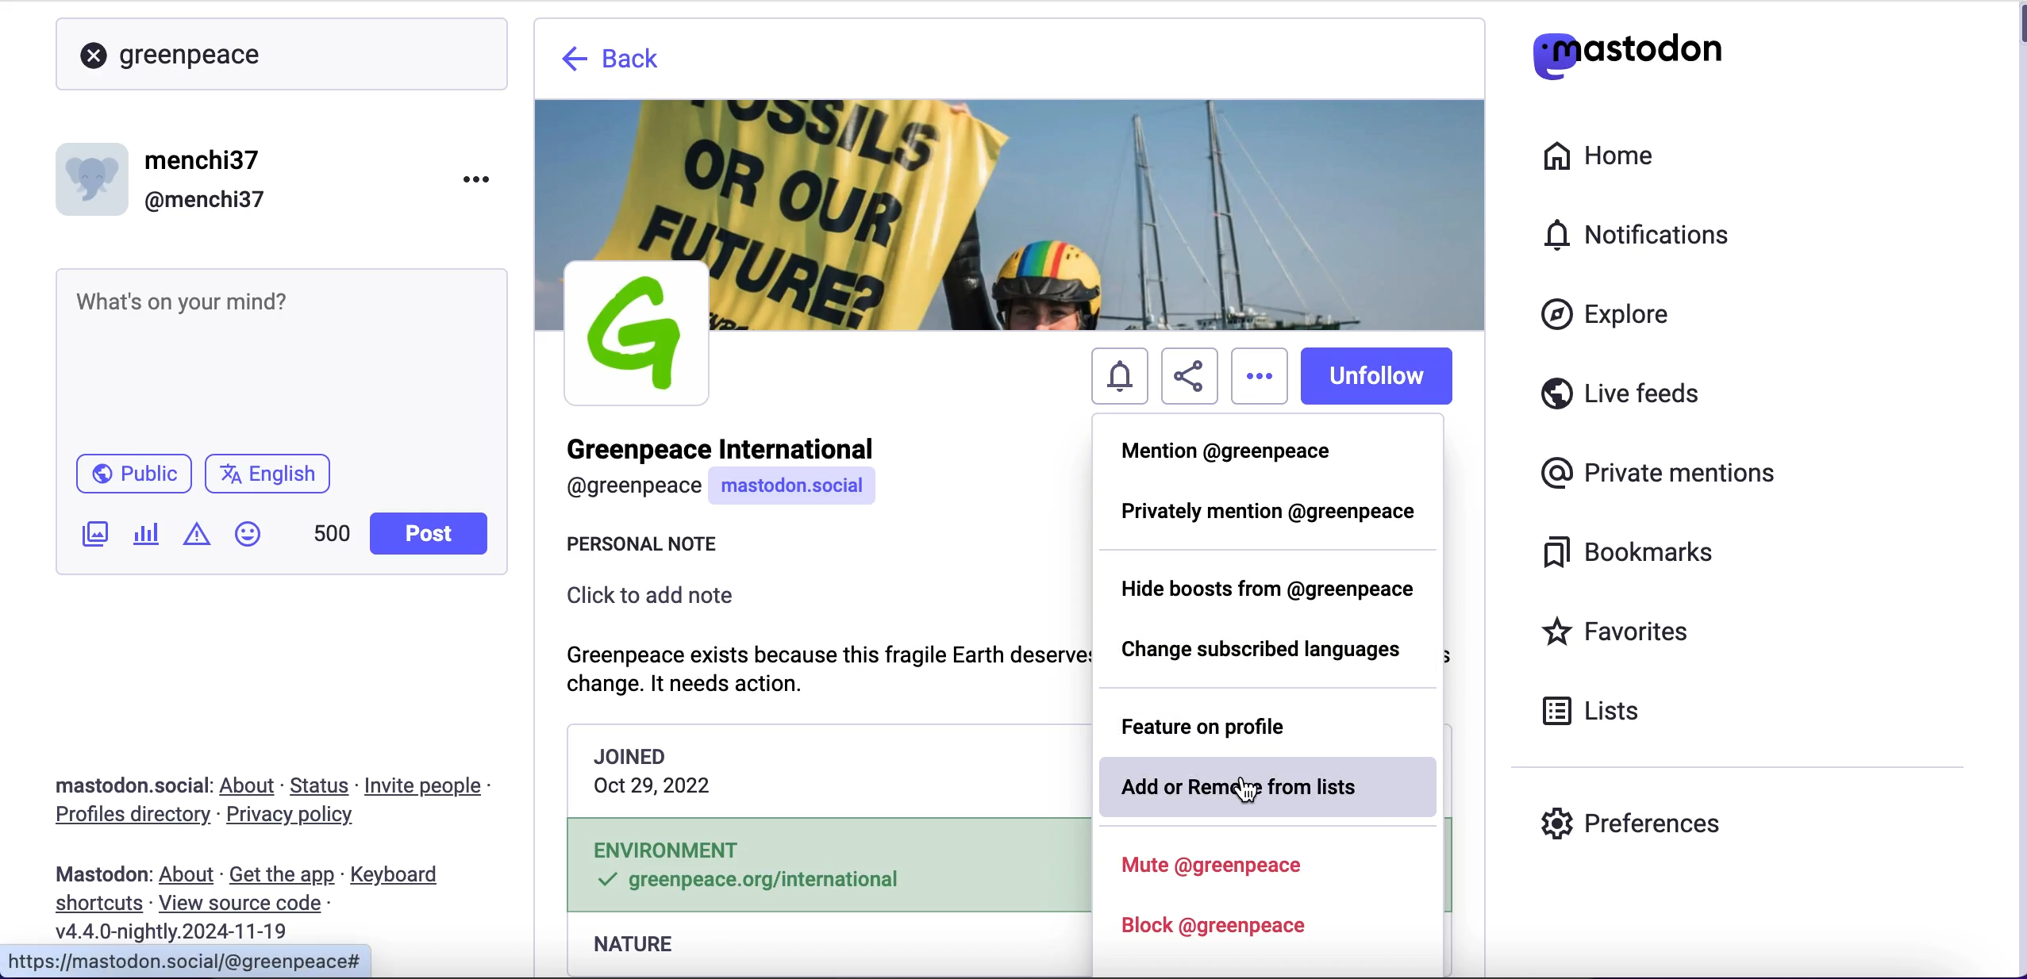 The height and width of the screenshot is (979, 2027). Describe the element at coordinates (636, 332) in the screenshot. I see `profile picture` at that location.